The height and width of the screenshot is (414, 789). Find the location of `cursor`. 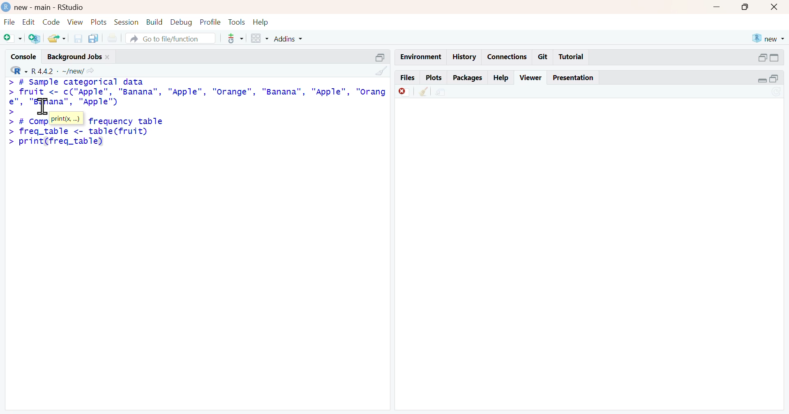

cursor is located at coordinates (44, 108).